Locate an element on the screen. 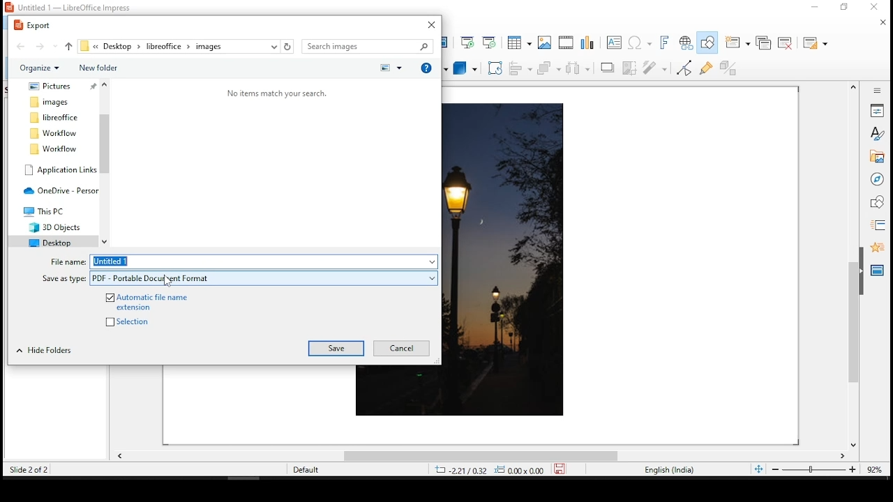 Image resolution: width=893 pixels, height=502 pixels. text box is located at coordinates (613, 43).